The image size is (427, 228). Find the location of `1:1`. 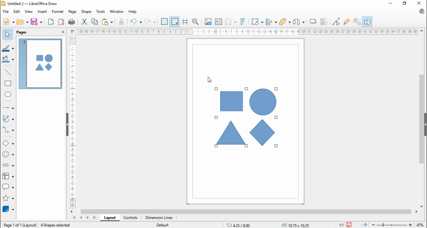

1:1 is located at coordinates (341, 225).